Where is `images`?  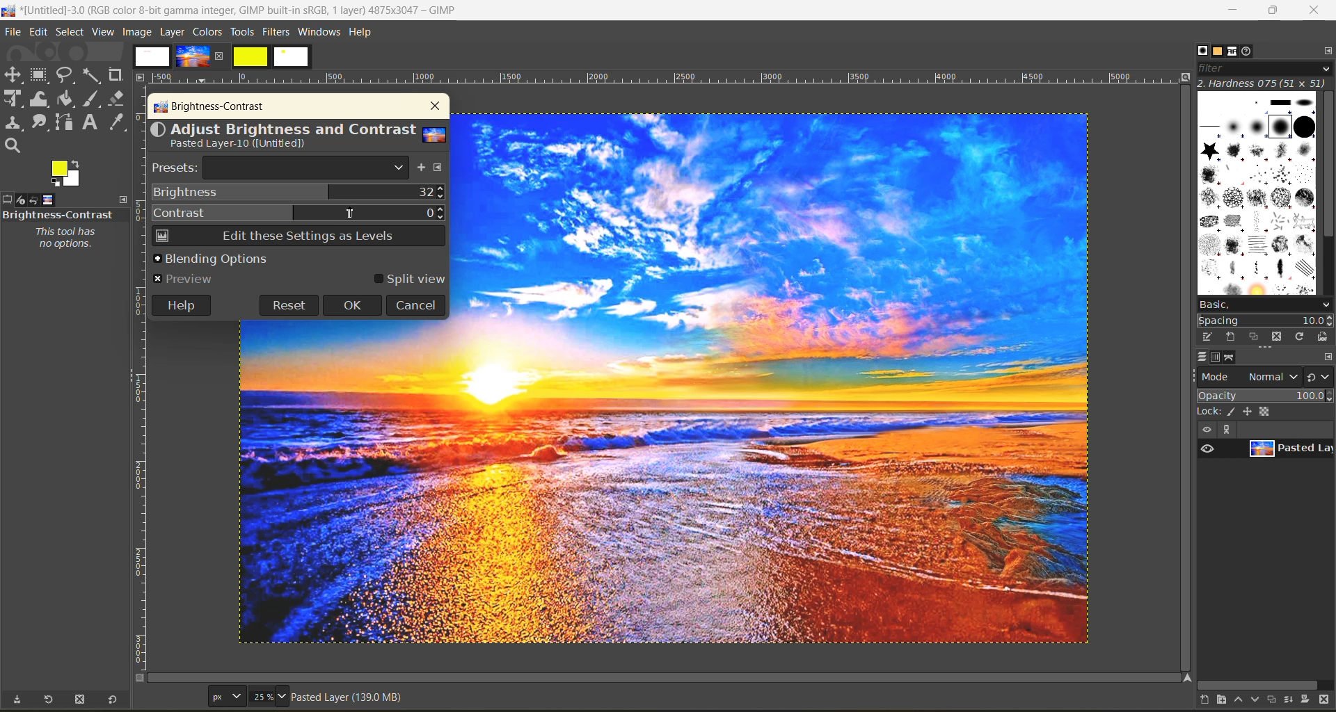
images is located at coordinates (221, 57).